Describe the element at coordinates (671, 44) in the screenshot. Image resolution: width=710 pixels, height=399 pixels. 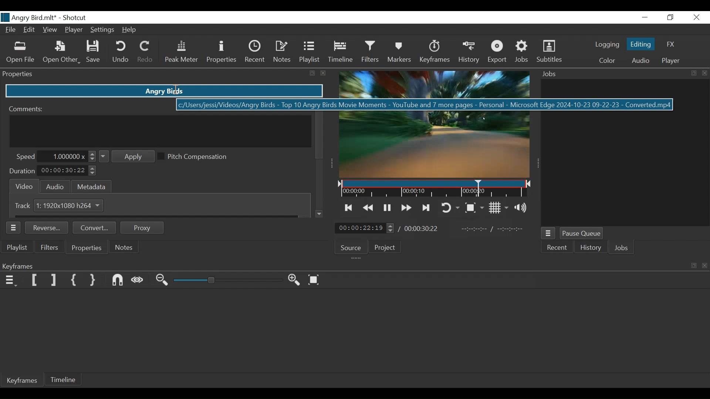
I see `FX` at that location.